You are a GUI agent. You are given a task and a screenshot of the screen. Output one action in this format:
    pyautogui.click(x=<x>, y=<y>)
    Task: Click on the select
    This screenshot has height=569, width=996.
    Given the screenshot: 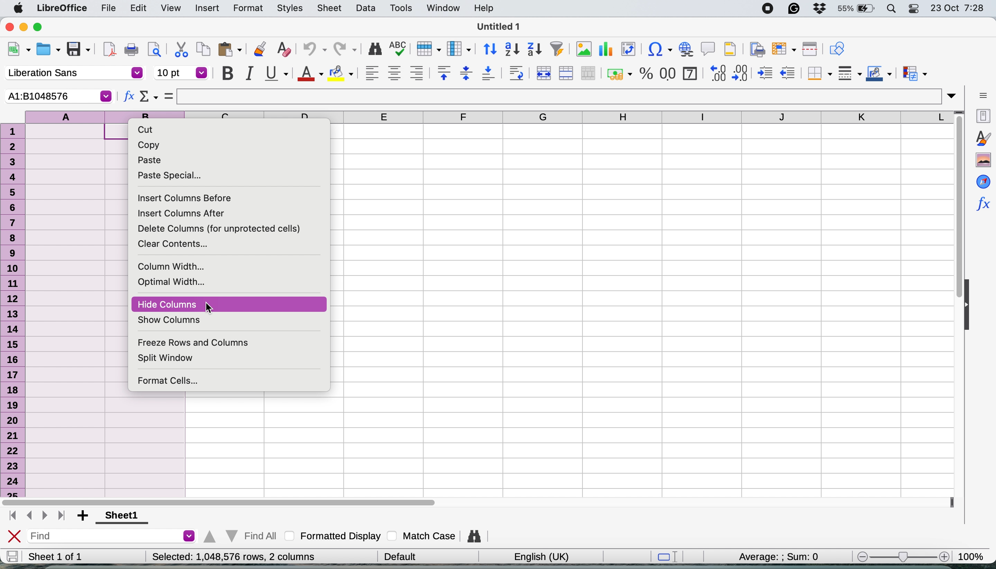 What is the action you would take?
    pyautogui.click(x=169, y=96)
    